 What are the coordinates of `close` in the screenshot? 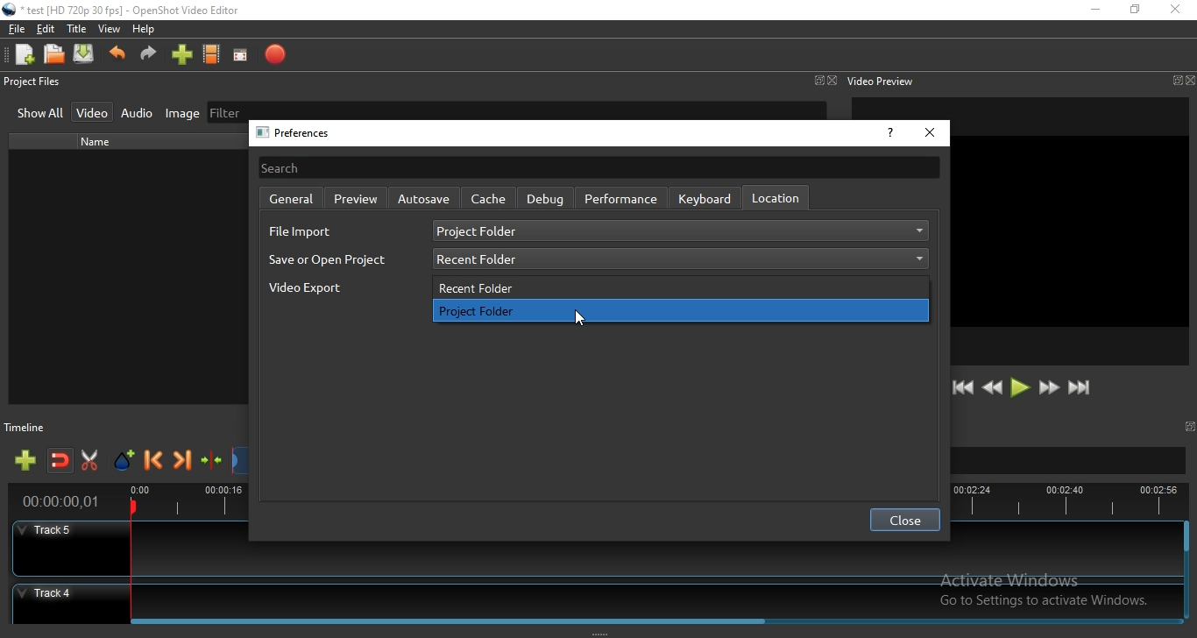 It's located at (904, 521).